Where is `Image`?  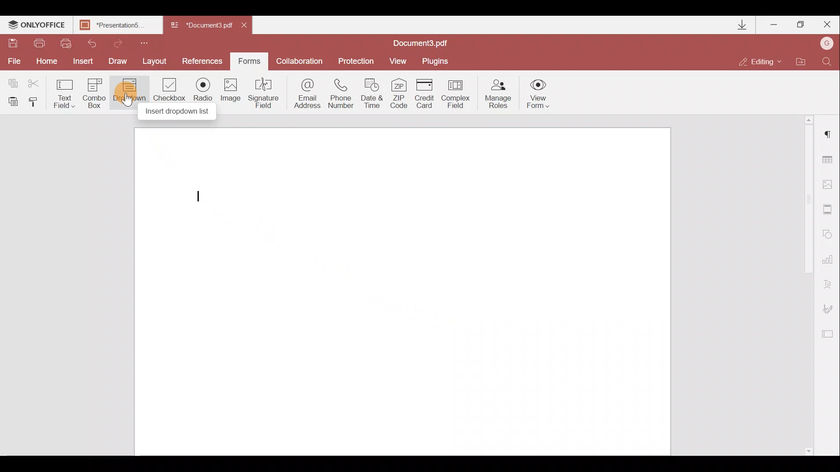
Image is located at coordinates (233, 93).